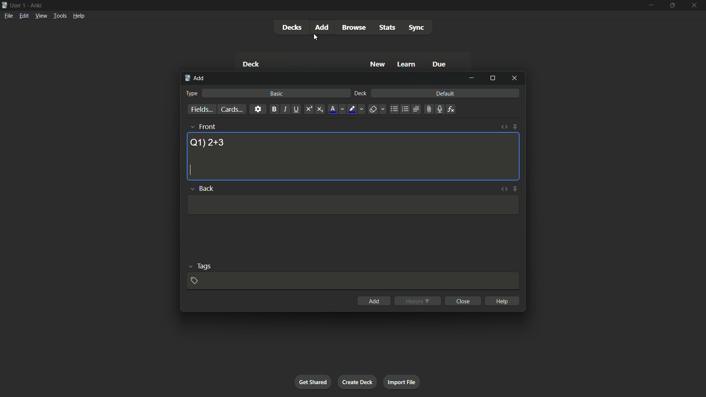 This screenshot has width=706, height=397. What do you see at coordinates (196, 78) in the screenshot?
I see `add` at bounding box center [196, 78].